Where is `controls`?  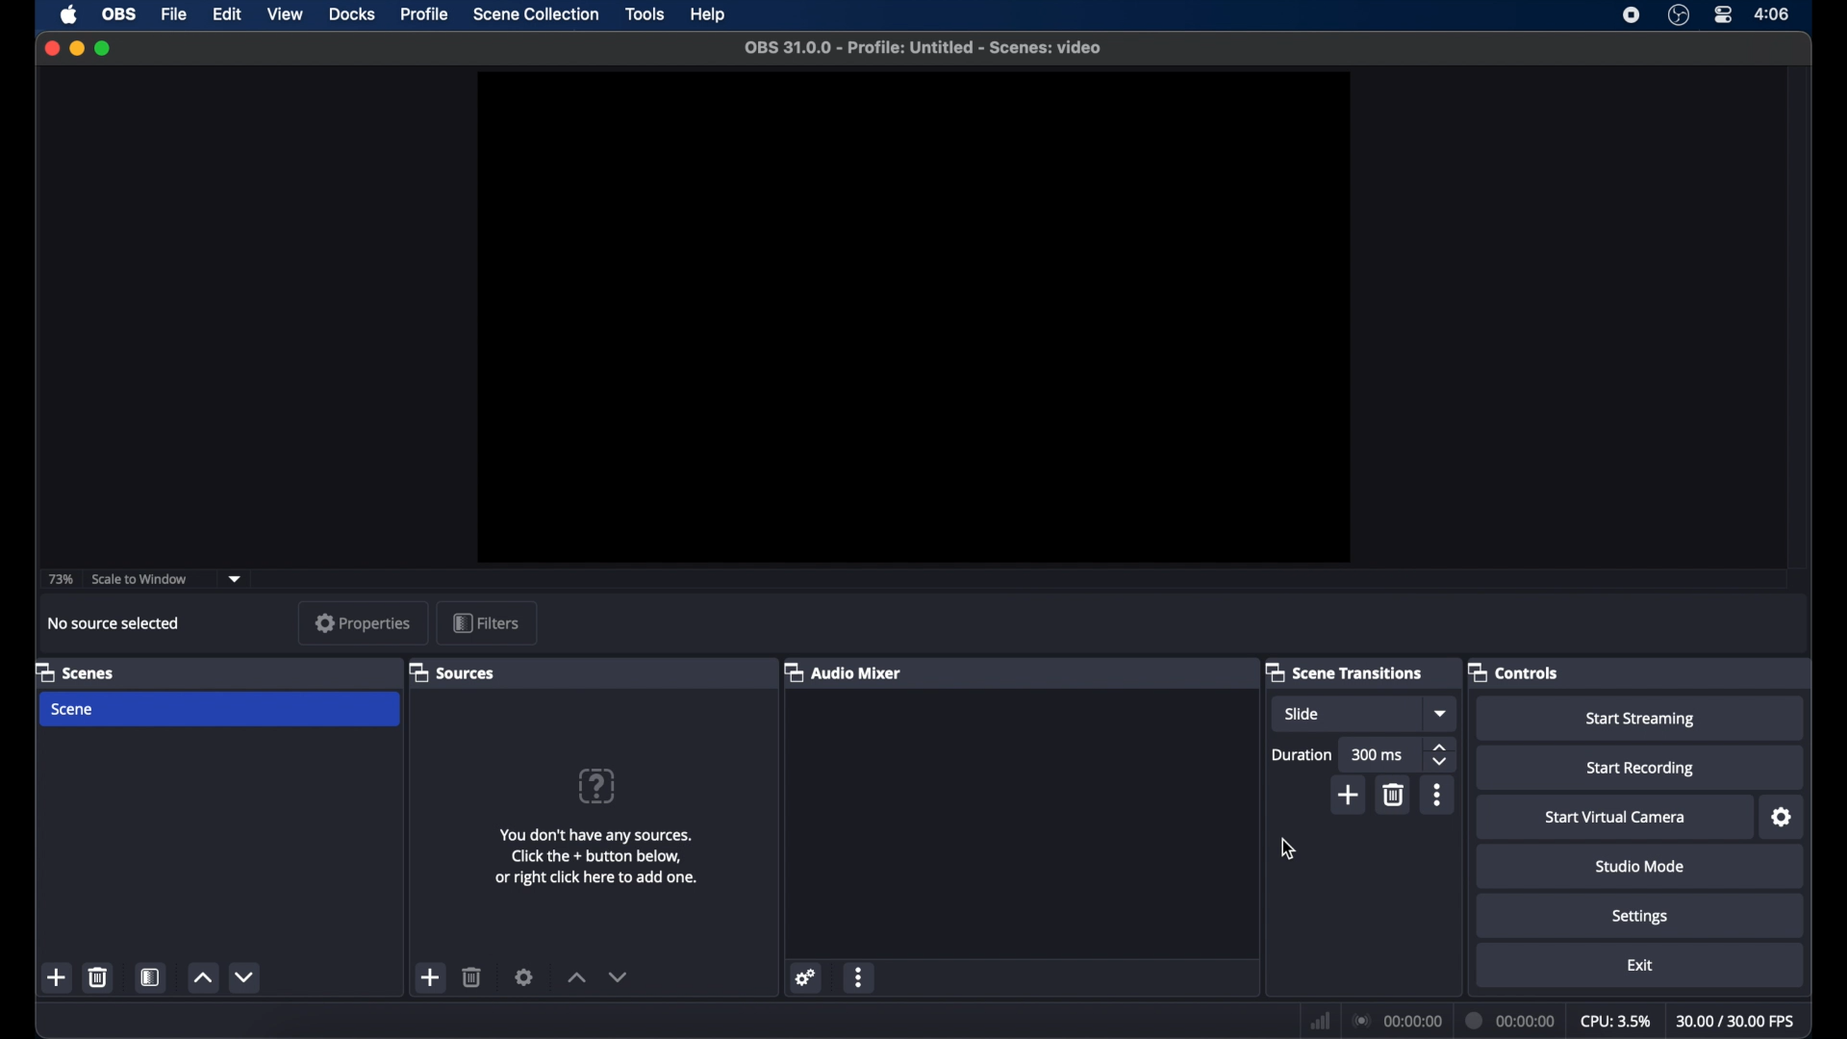 controls is located at coordinates (1514, 673).